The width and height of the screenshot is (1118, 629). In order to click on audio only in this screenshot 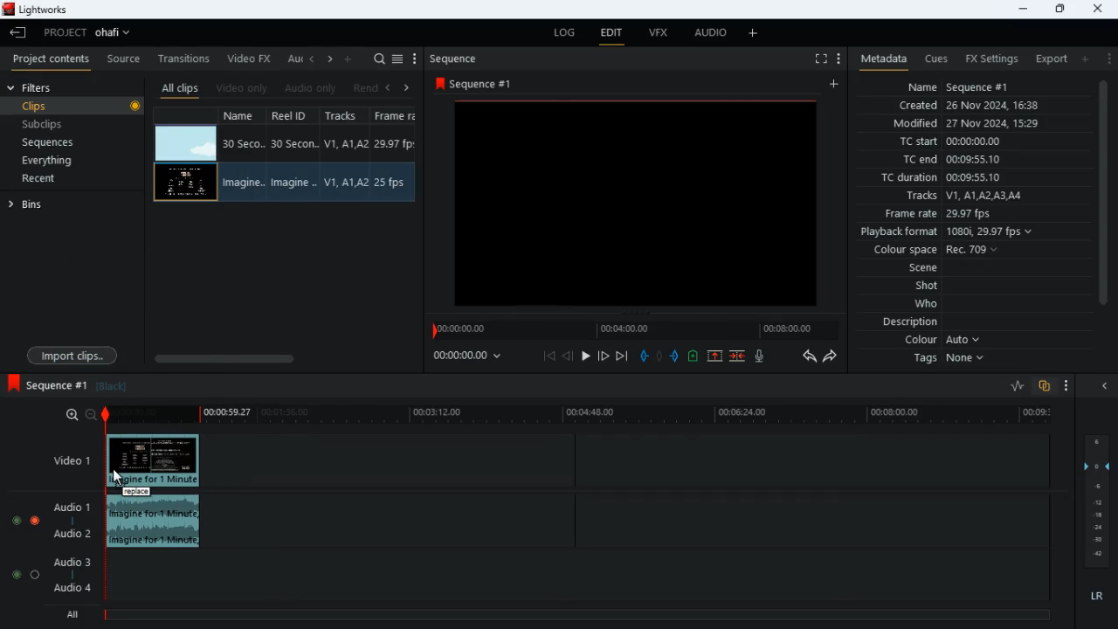, I will do `click(312, 88)`.